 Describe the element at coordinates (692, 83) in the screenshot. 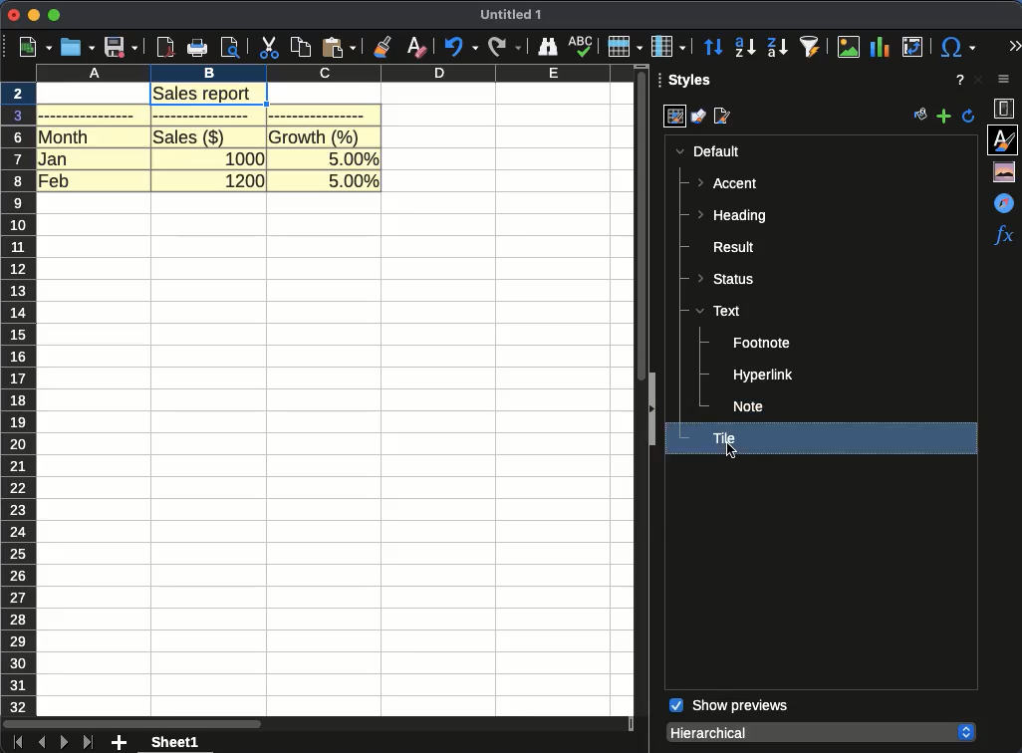

I see `styles` at that location.